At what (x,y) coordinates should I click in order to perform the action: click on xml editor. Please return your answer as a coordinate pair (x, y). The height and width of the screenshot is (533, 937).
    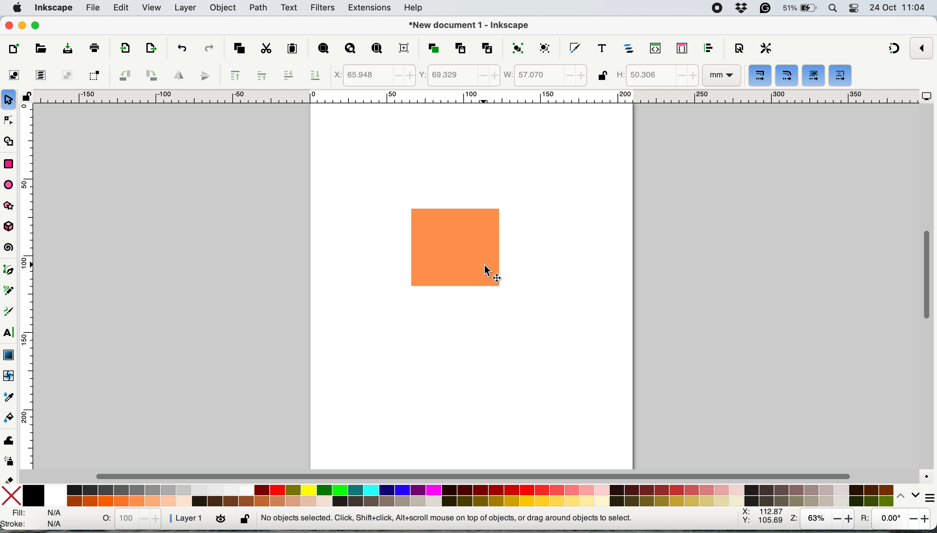
    Looking at the image, I should click on (654, 48).